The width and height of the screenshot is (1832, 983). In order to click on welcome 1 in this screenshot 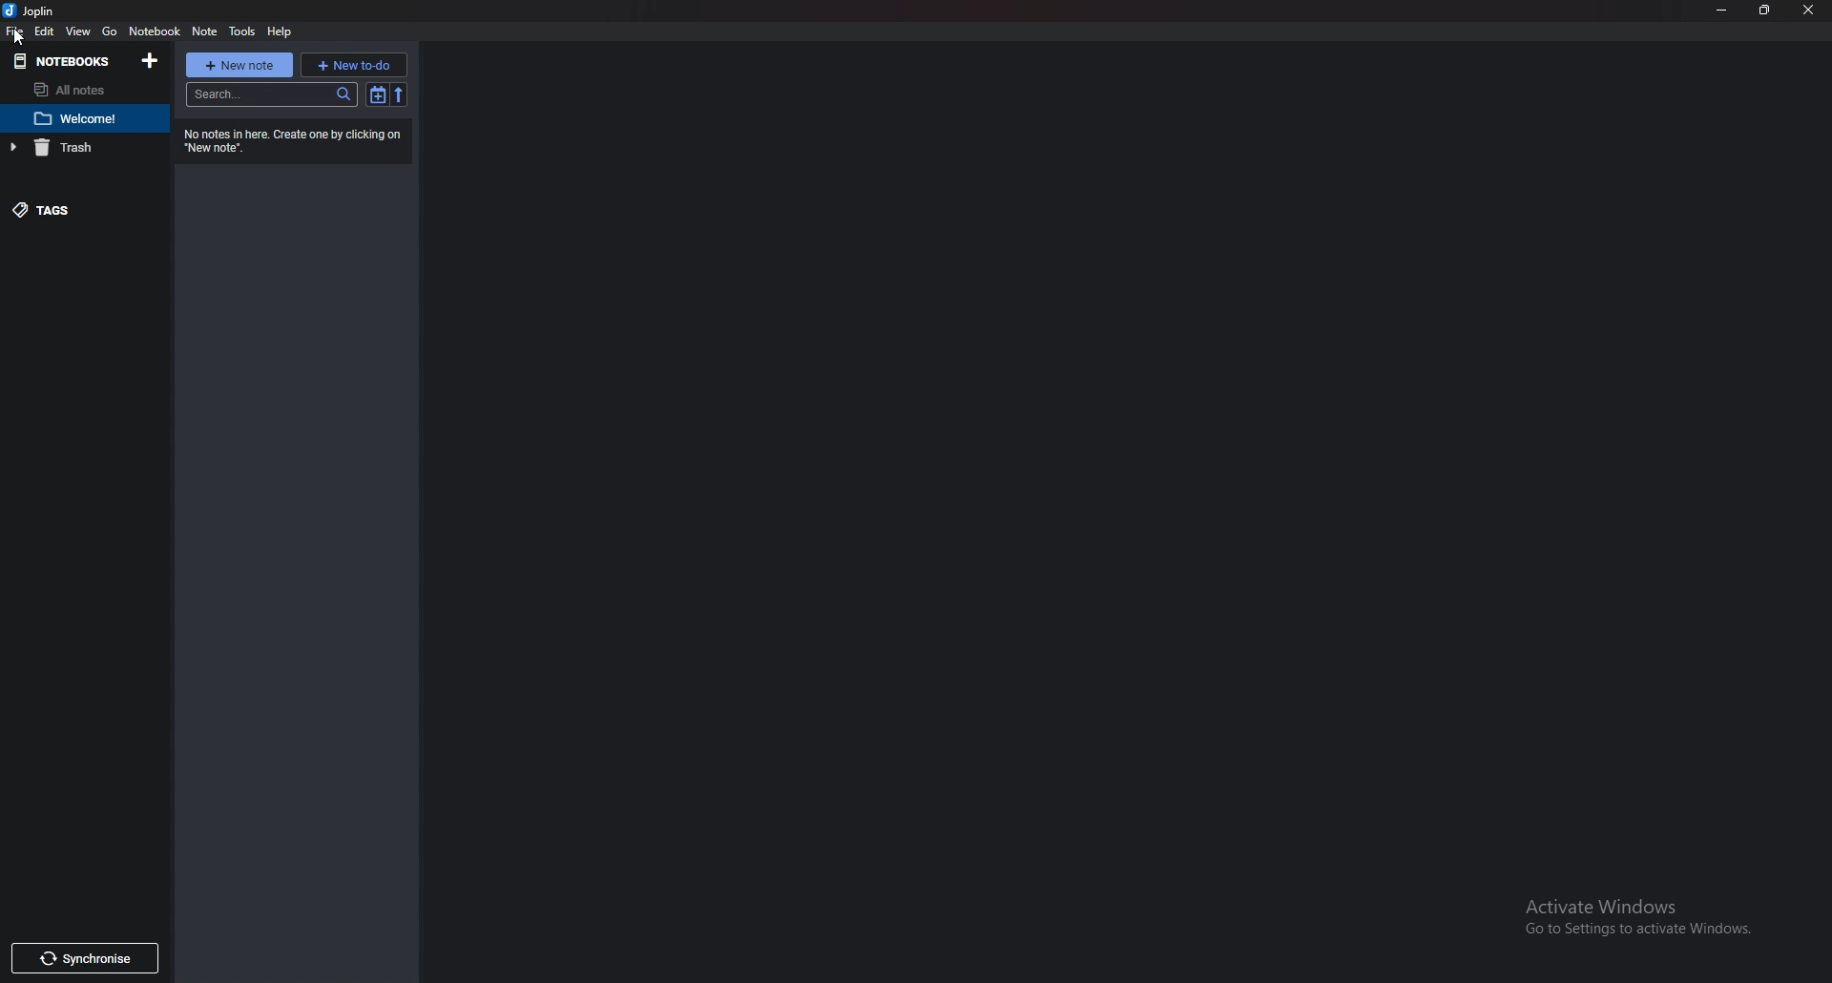, I will do `click(81, 118)`.